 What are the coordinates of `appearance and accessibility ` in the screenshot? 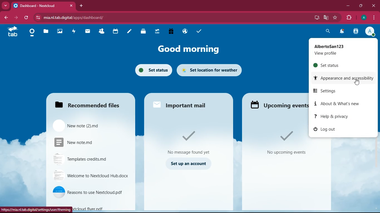 It's located at (345, 79).